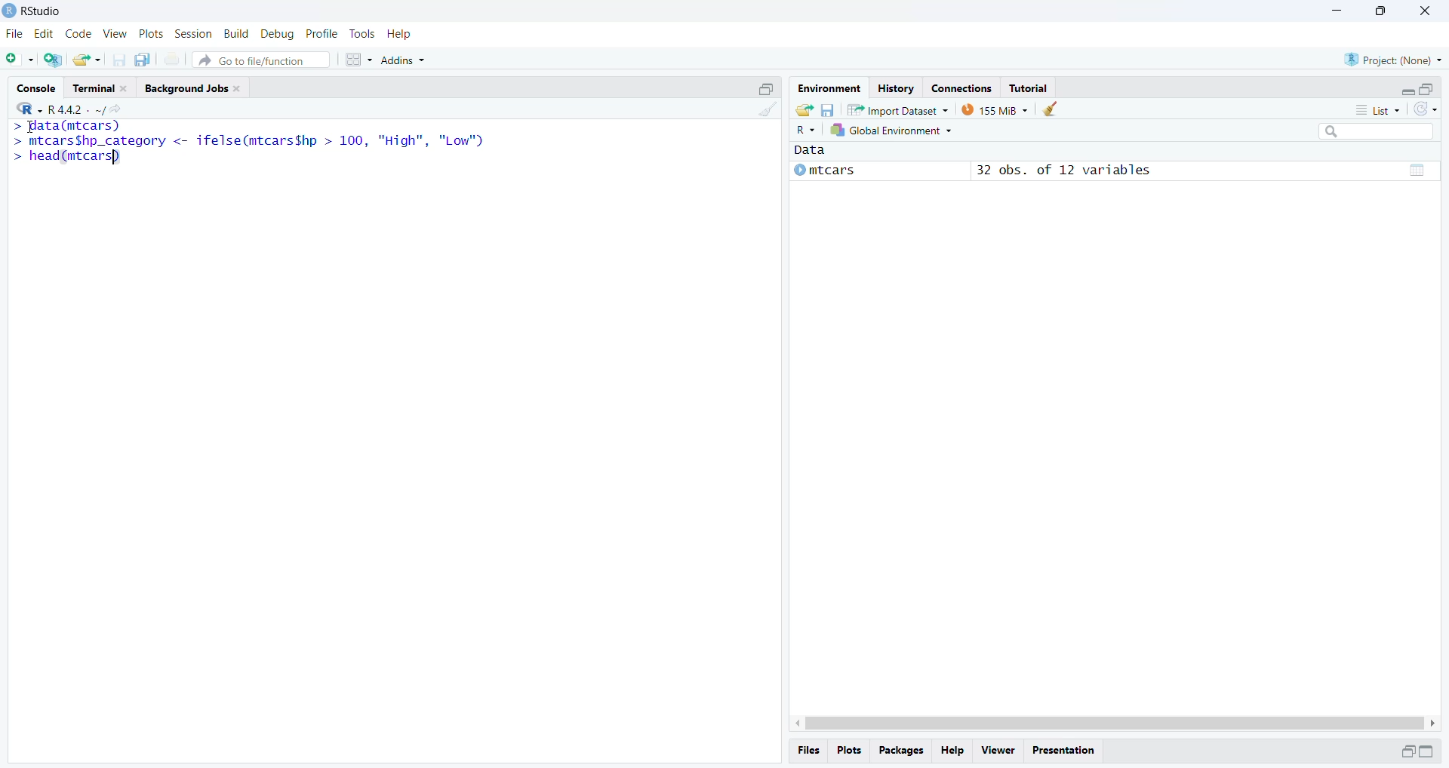 The height and width of the screenshot is (768, 1449). Describe the element at coordinates (1383, 134) in the screenshot. I see `Search bar` at that location.